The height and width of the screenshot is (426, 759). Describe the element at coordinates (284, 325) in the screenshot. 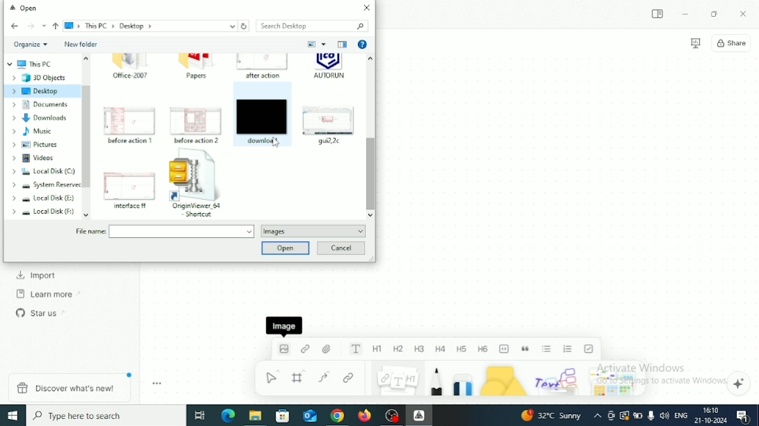

I see `Image` at that location.